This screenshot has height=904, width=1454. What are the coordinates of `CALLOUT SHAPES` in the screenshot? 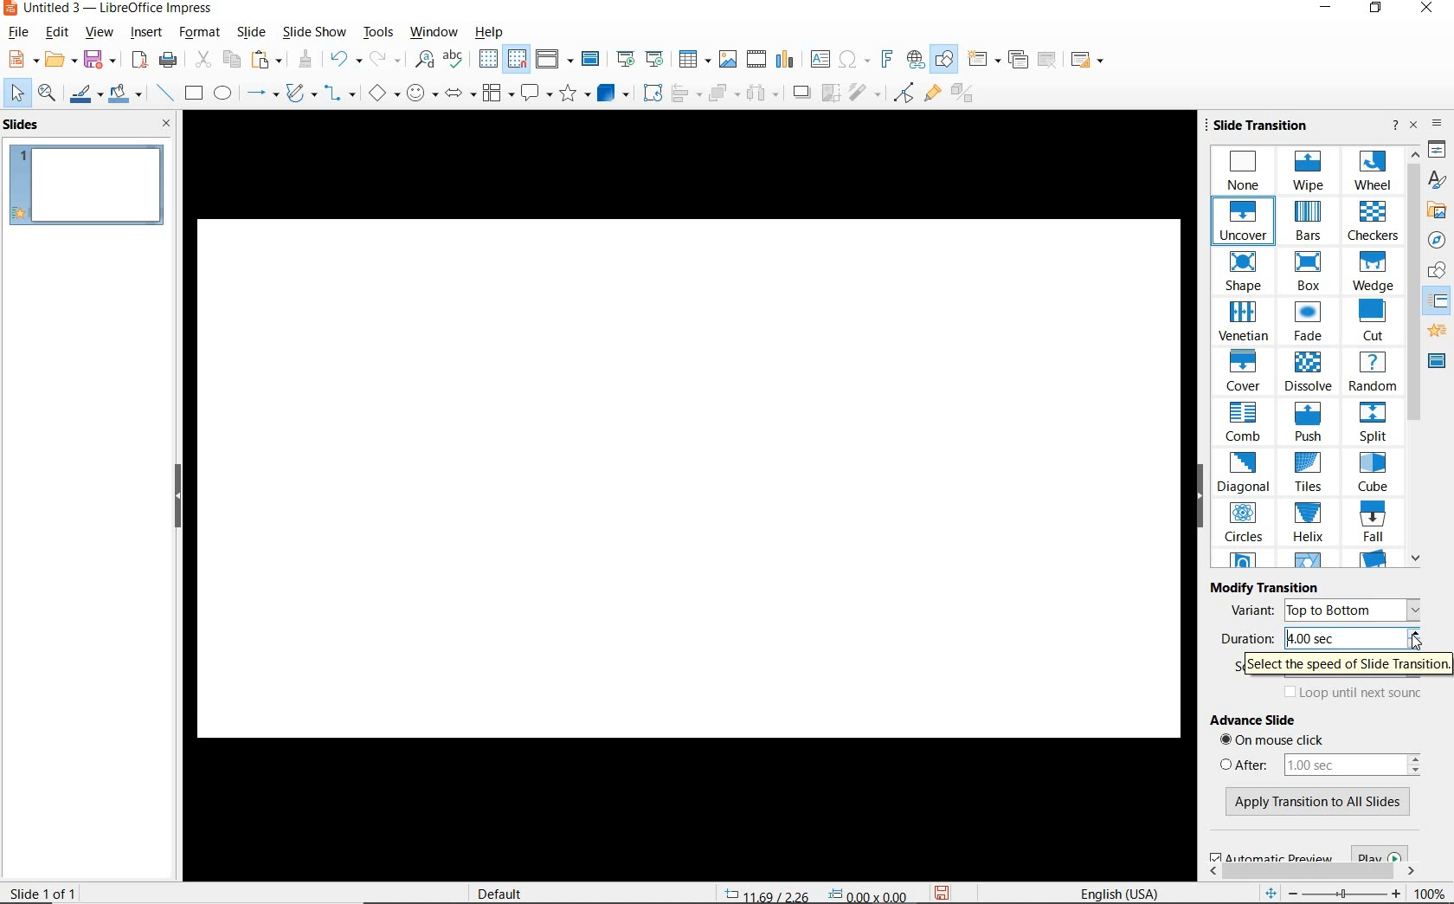 It's located at (536, 94).